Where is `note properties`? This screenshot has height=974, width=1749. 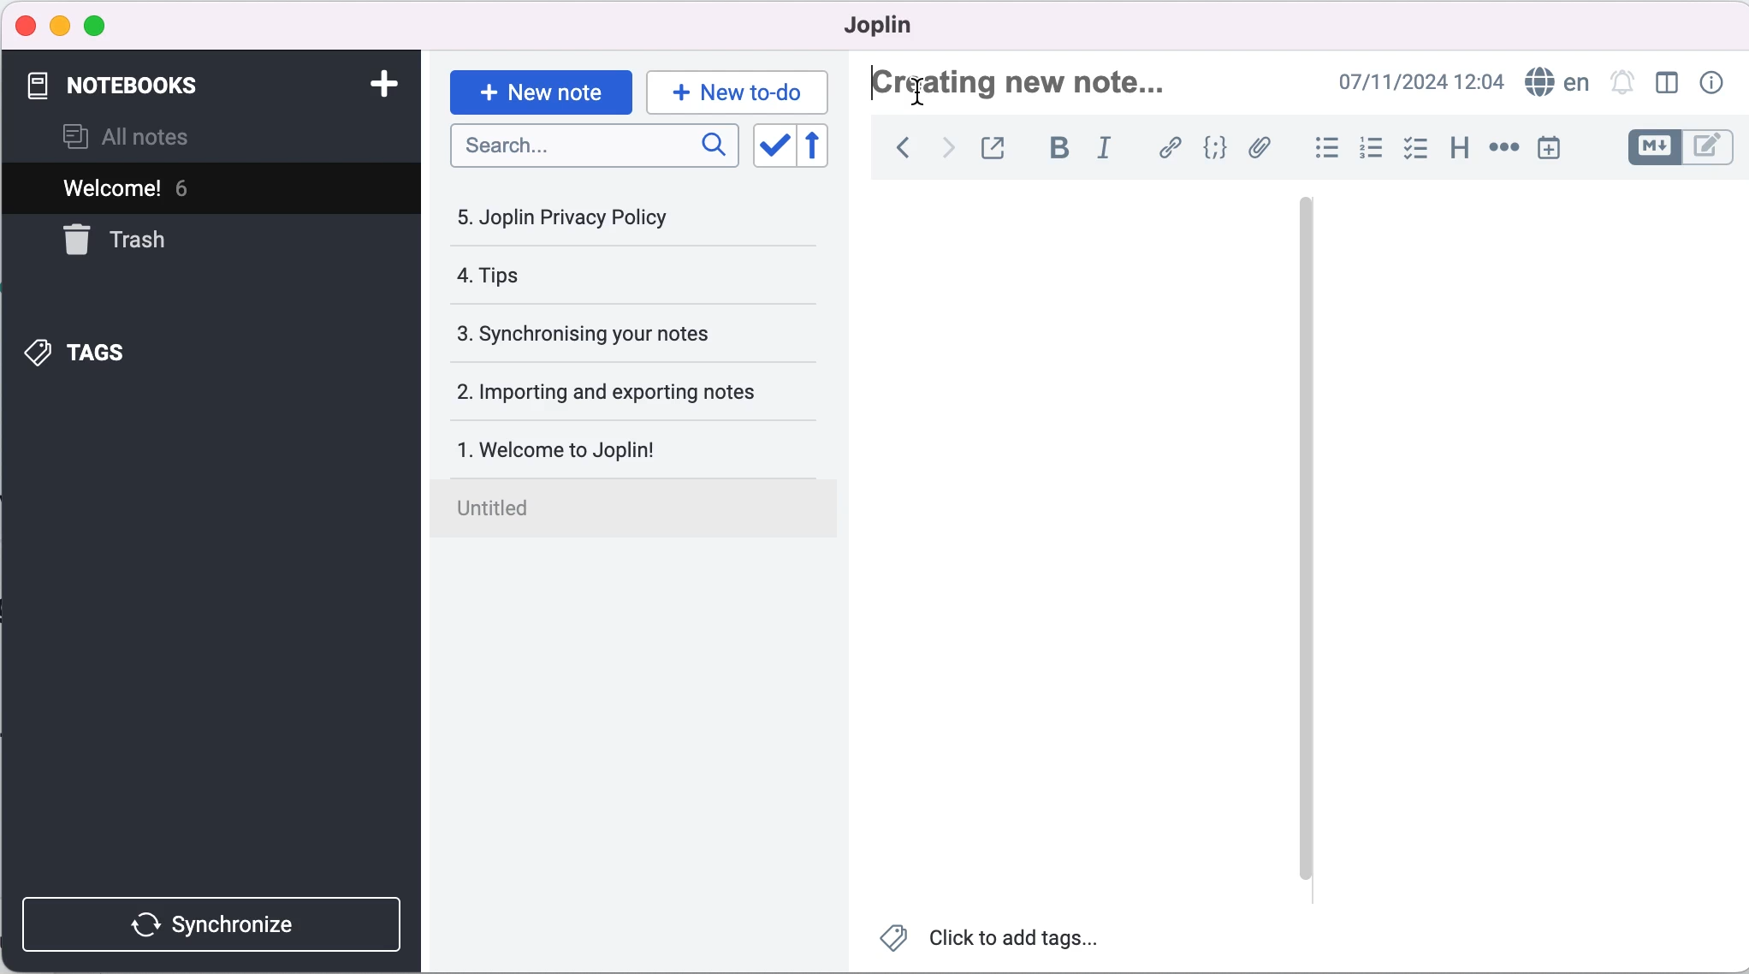
note properties is located at coordinates (1716, 81).